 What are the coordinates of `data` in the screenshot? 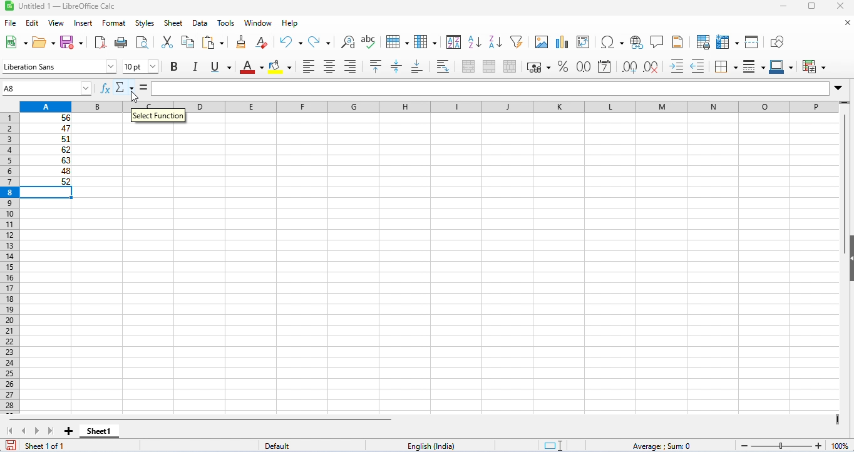 It's located at (201, 23).